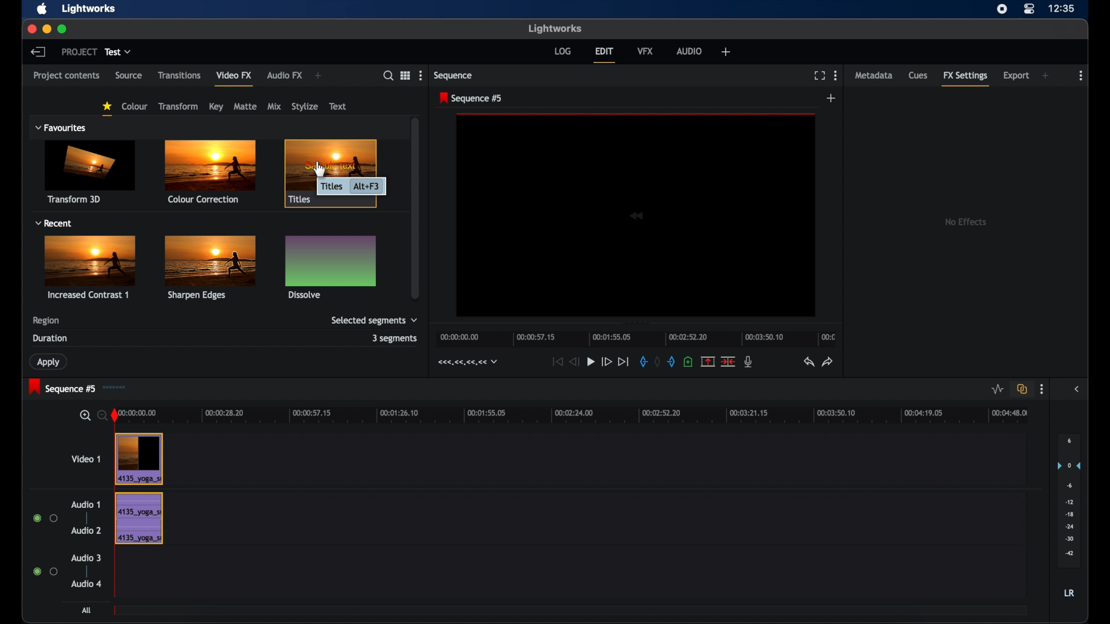 Image resolution: width=1110 pixels, height=624 pixels. I want to click on lightworks, so click(554, 28).